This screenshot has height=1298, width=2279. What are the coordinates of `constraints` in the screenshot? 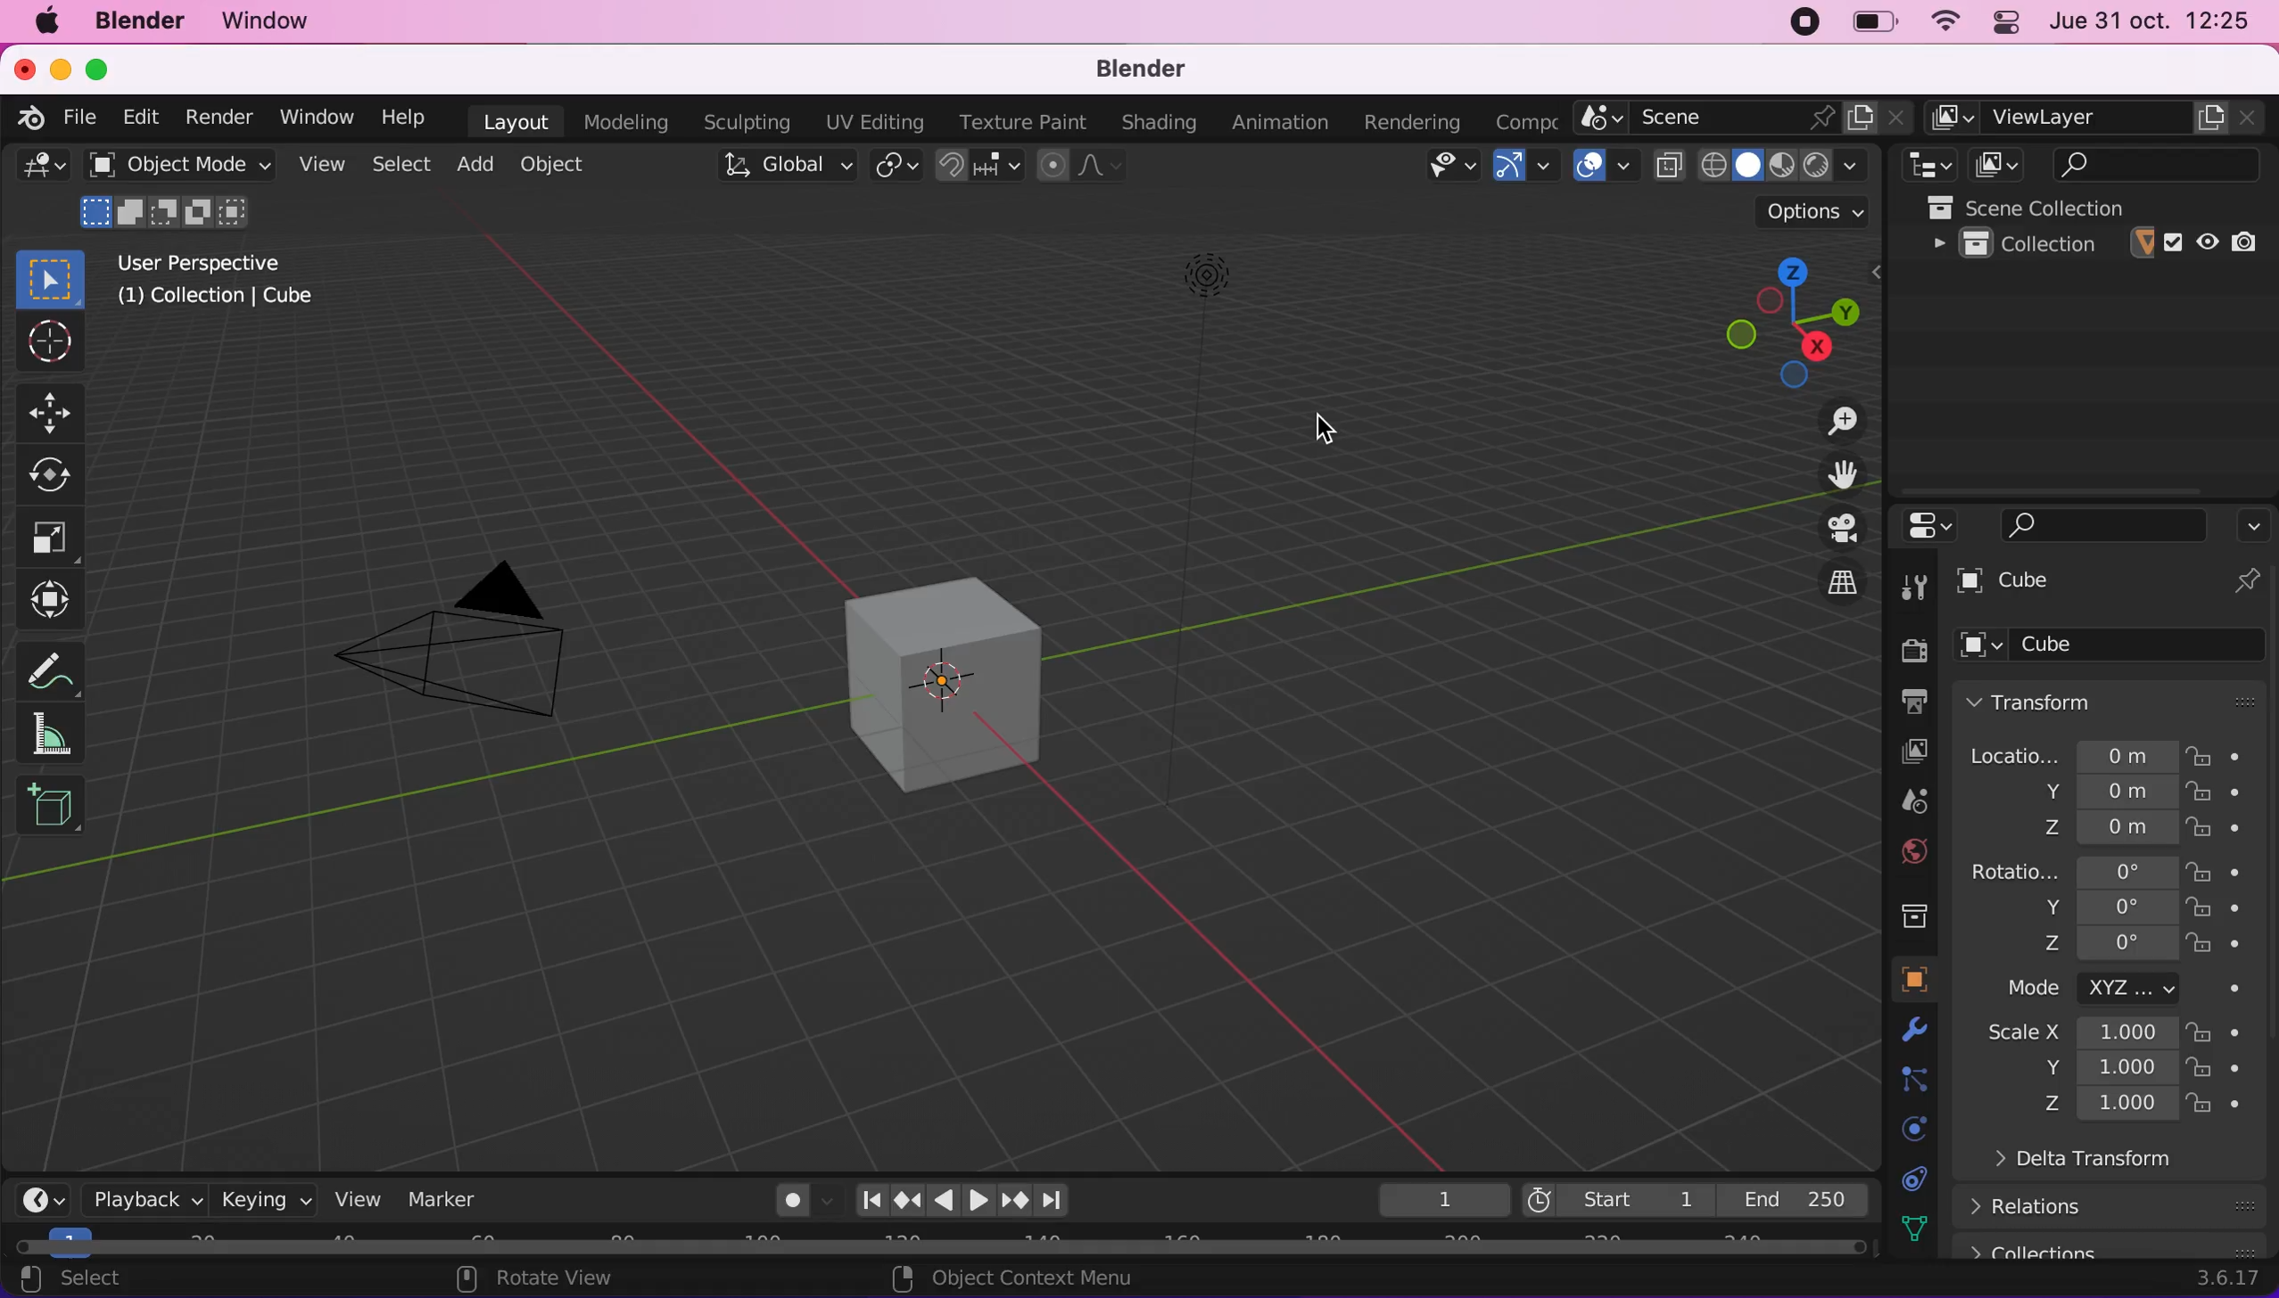 It's located at (1910, 1178).